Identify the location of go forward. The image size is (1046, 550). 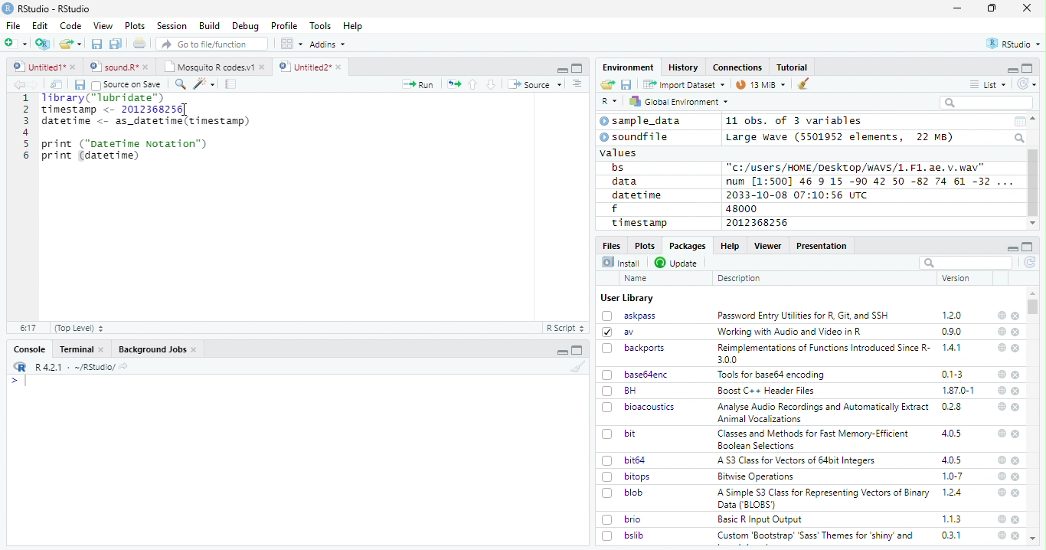
(37, 84).